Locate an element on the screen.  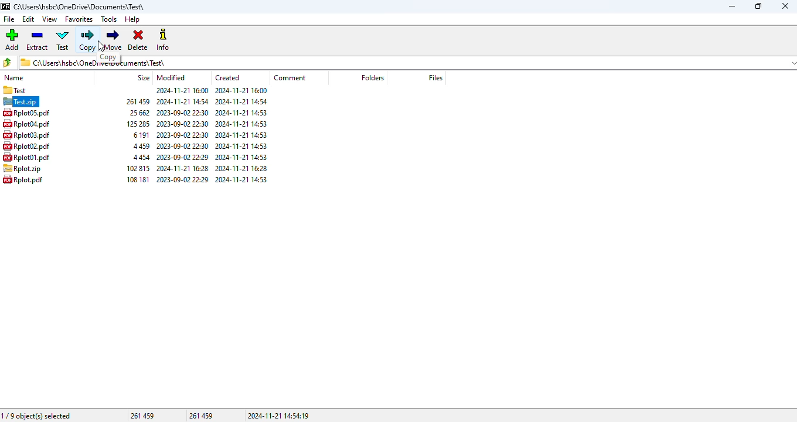
261 459 is located at coordinates (142, 416).